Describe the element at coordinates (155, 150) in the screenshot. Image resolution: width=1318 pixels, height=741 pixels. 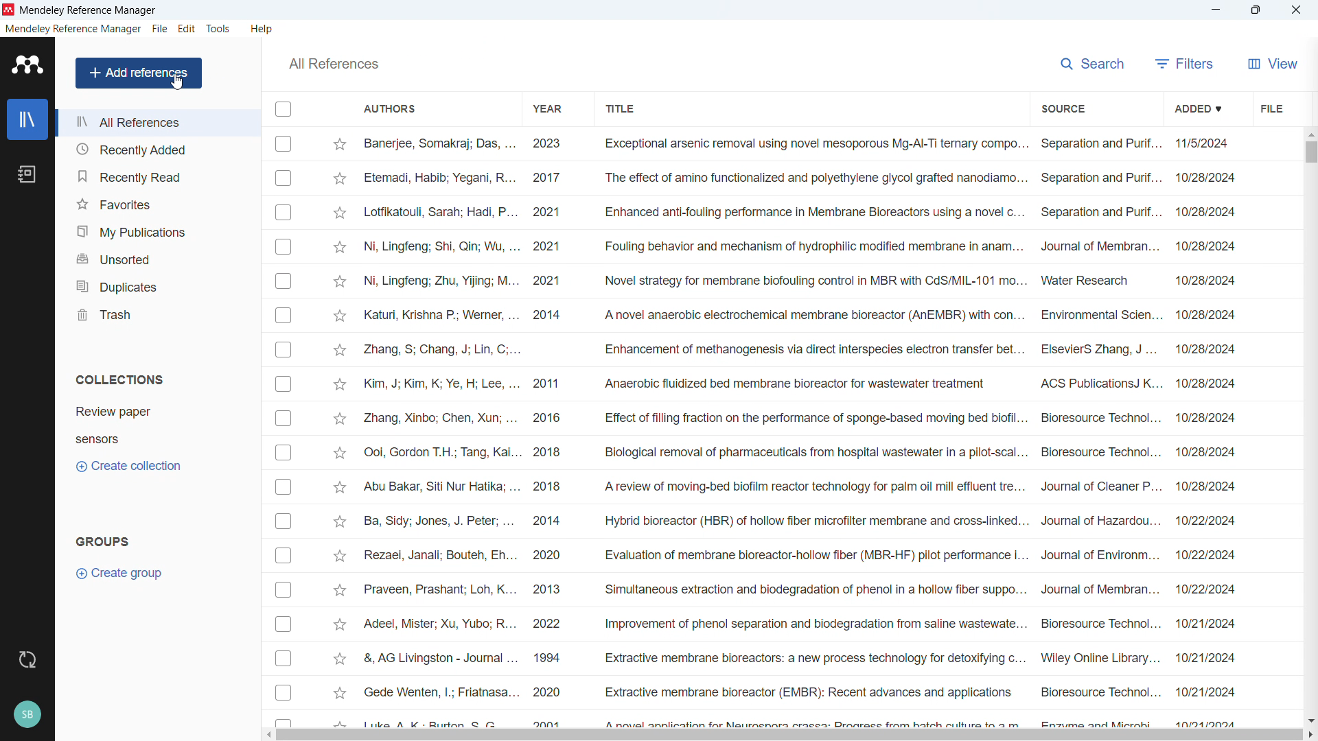
I see `Recently added ` at that location.